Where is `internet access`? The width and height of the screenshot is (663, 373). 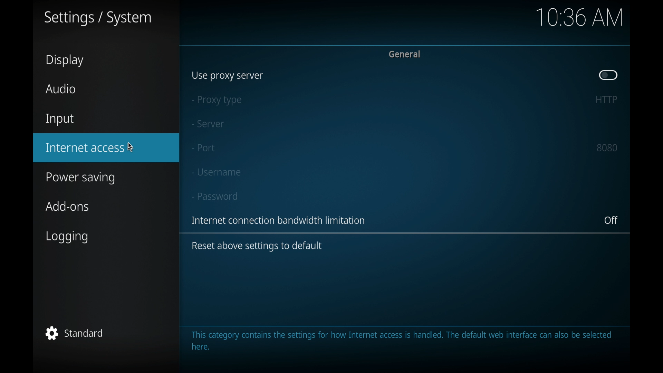
internet access is located at coordinates (86, 148).